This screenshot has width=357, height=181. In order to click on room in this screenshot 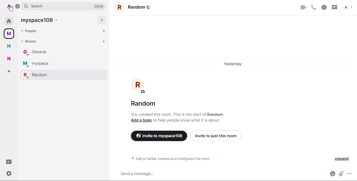, I will do `click(144, 104)`.